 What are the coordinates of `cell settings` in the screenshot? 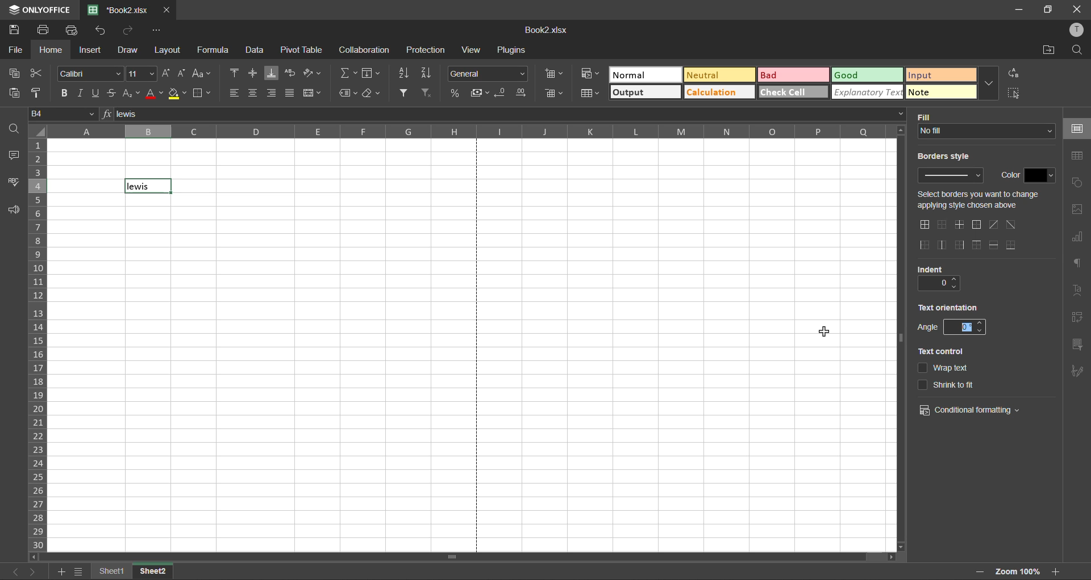 It's located at (1077, 130).